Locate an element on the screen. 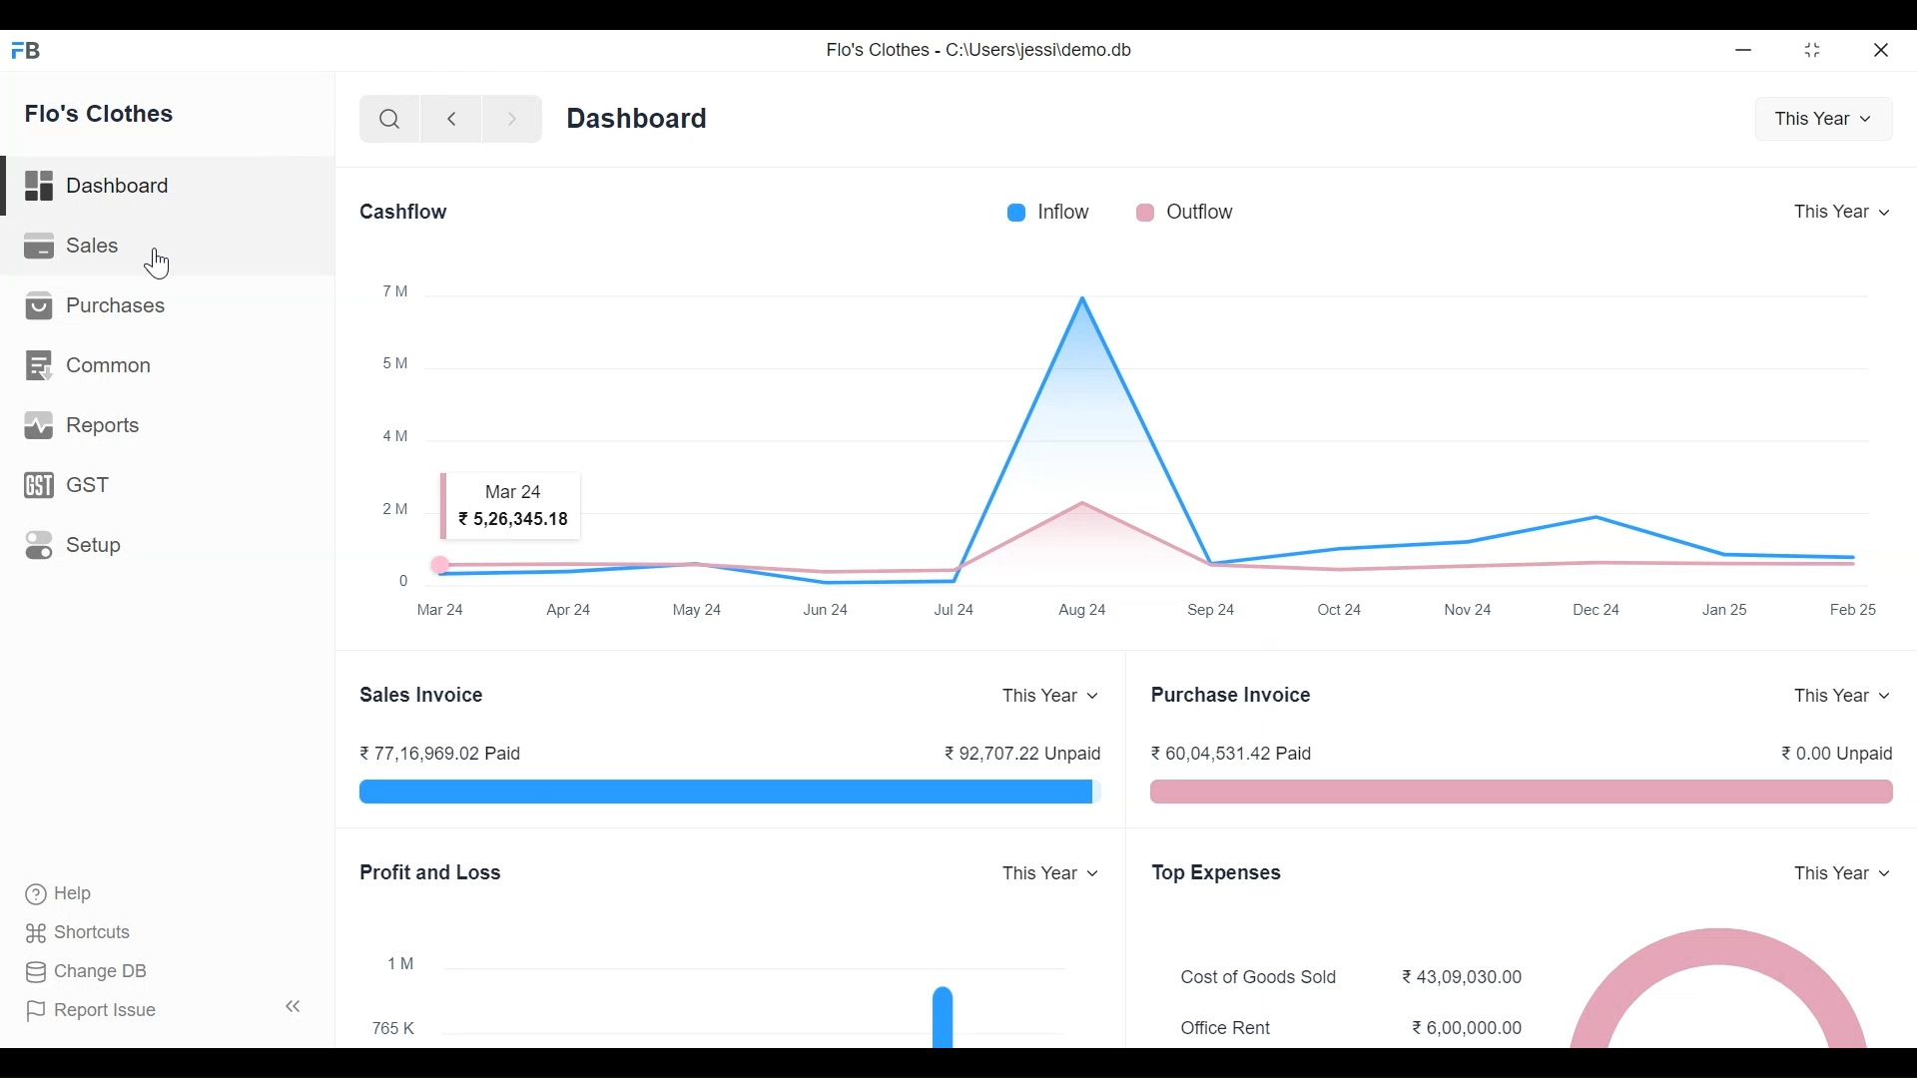 The width and height of the screenshot is (1917, 1078). Dashboard is located at coordinates (638, 119).